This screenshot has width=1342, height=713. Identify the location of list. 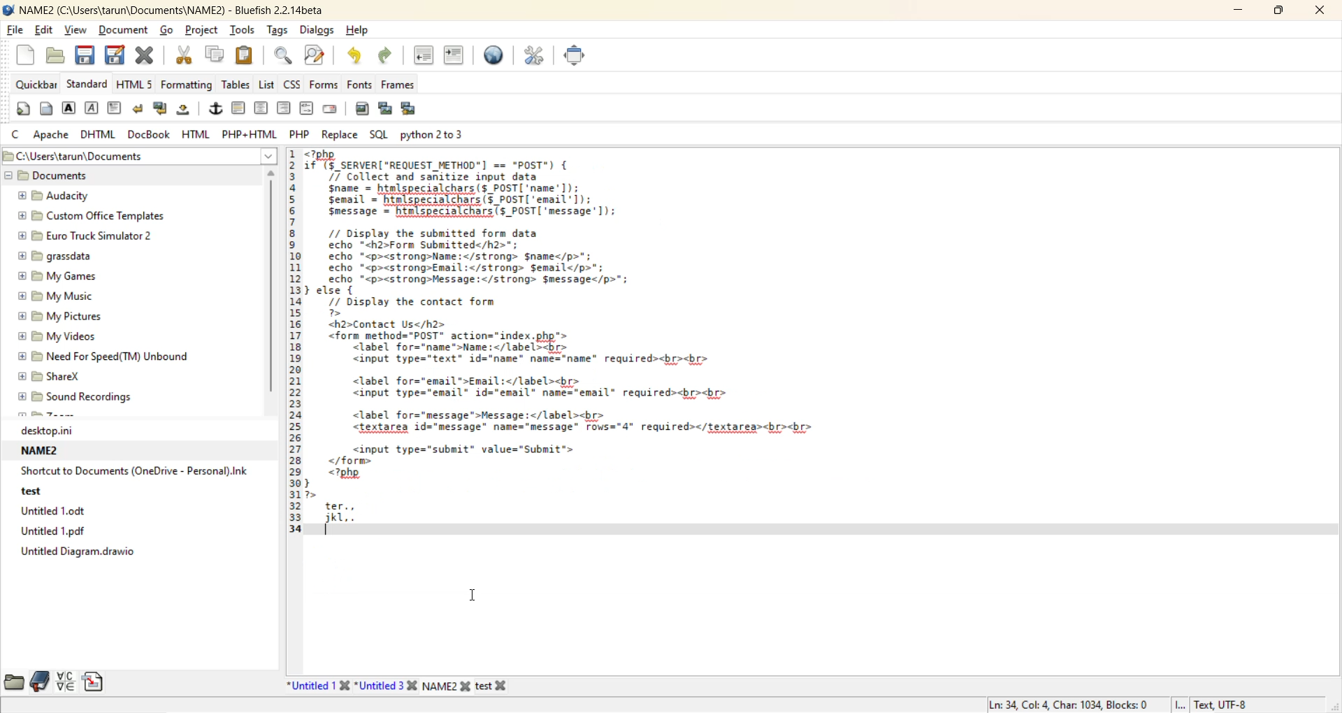
(268, 86).